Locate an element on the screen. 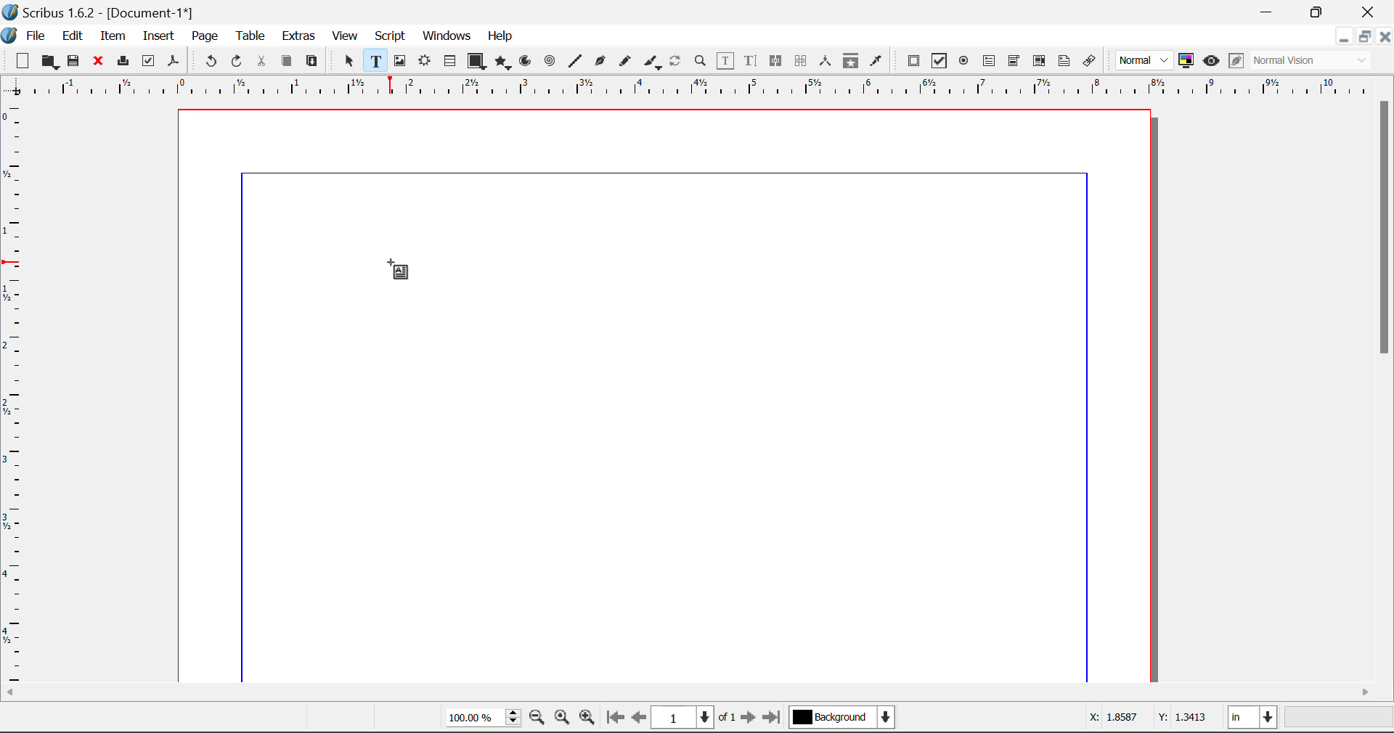 The width and height of the screenshot is (1394, 733). Minimize is located at coordinates (1319, 11).